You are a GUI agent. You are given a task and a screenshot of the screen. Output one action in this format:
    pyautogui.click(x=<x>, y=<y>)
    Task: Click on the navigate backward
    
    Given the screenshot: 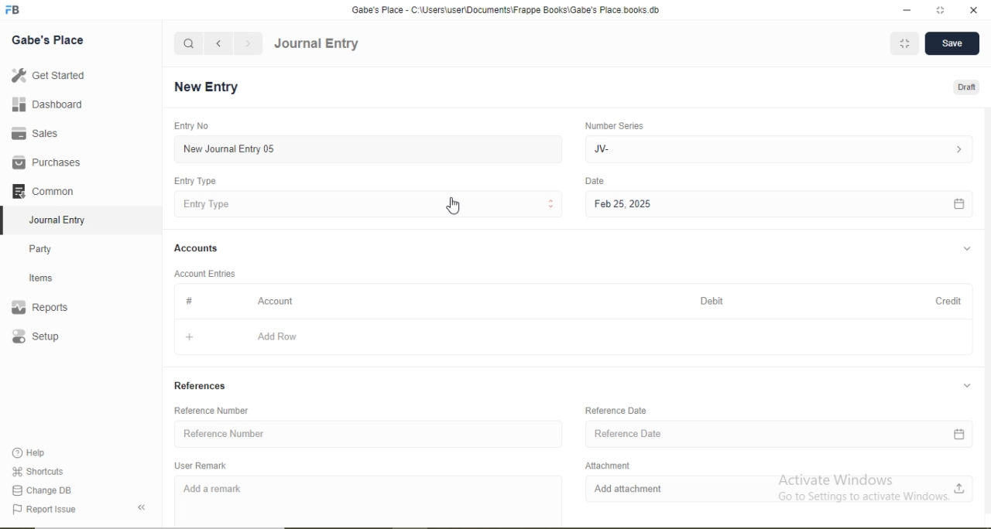 What is the action you would take?
    pyautogui.click(x=218, y=43)
    